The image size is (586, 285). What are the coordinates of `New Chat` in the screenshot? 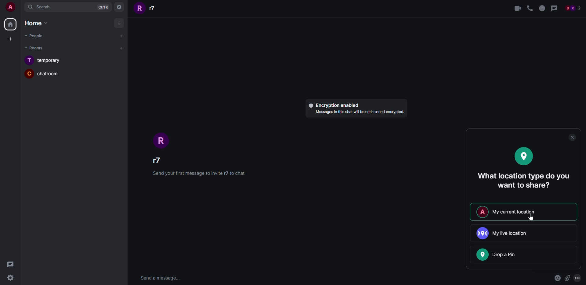 It's located at (121, 36).